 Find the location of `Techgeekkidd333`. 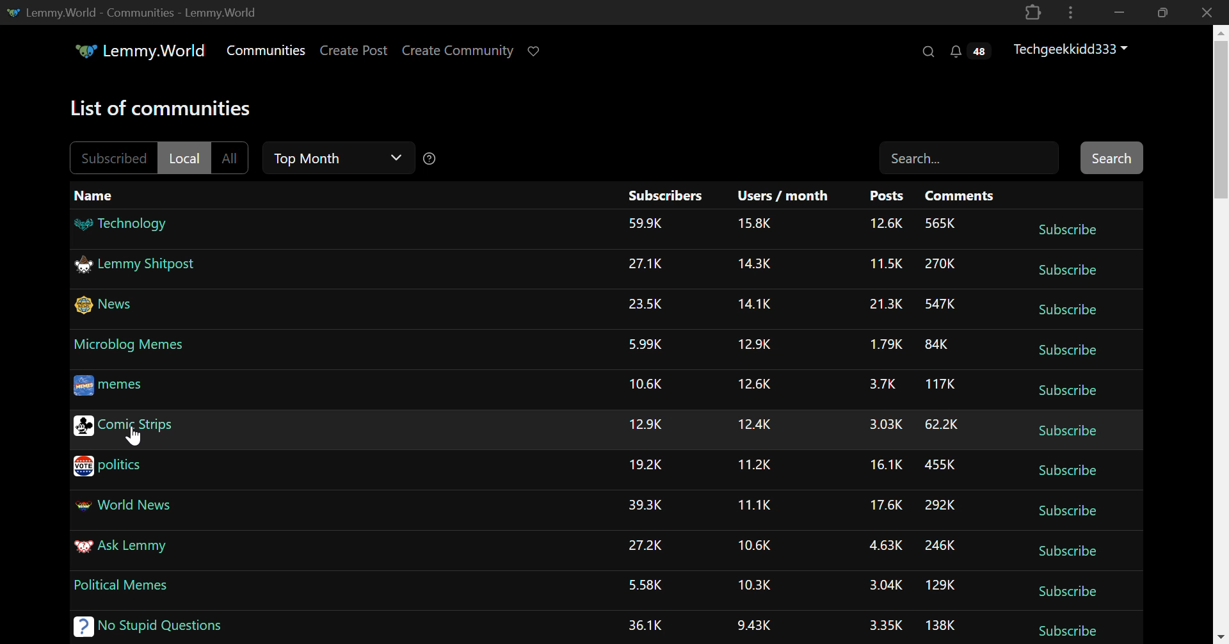

Techgeekkidd333 is located at coordinates (1073, 50).